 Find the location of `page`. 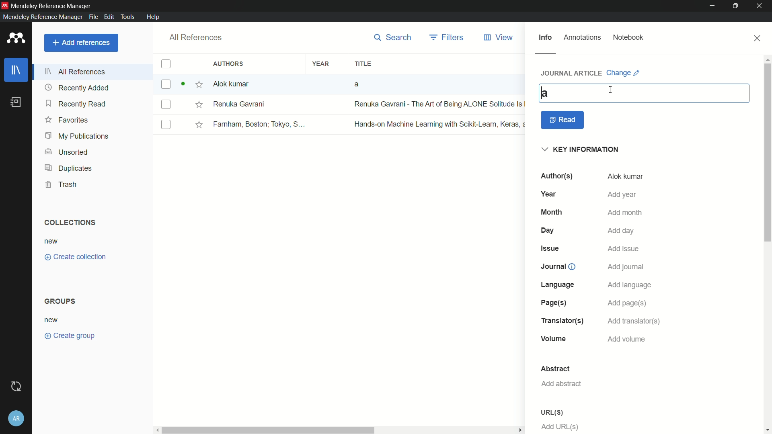

page is located at coordinates (552, 303).